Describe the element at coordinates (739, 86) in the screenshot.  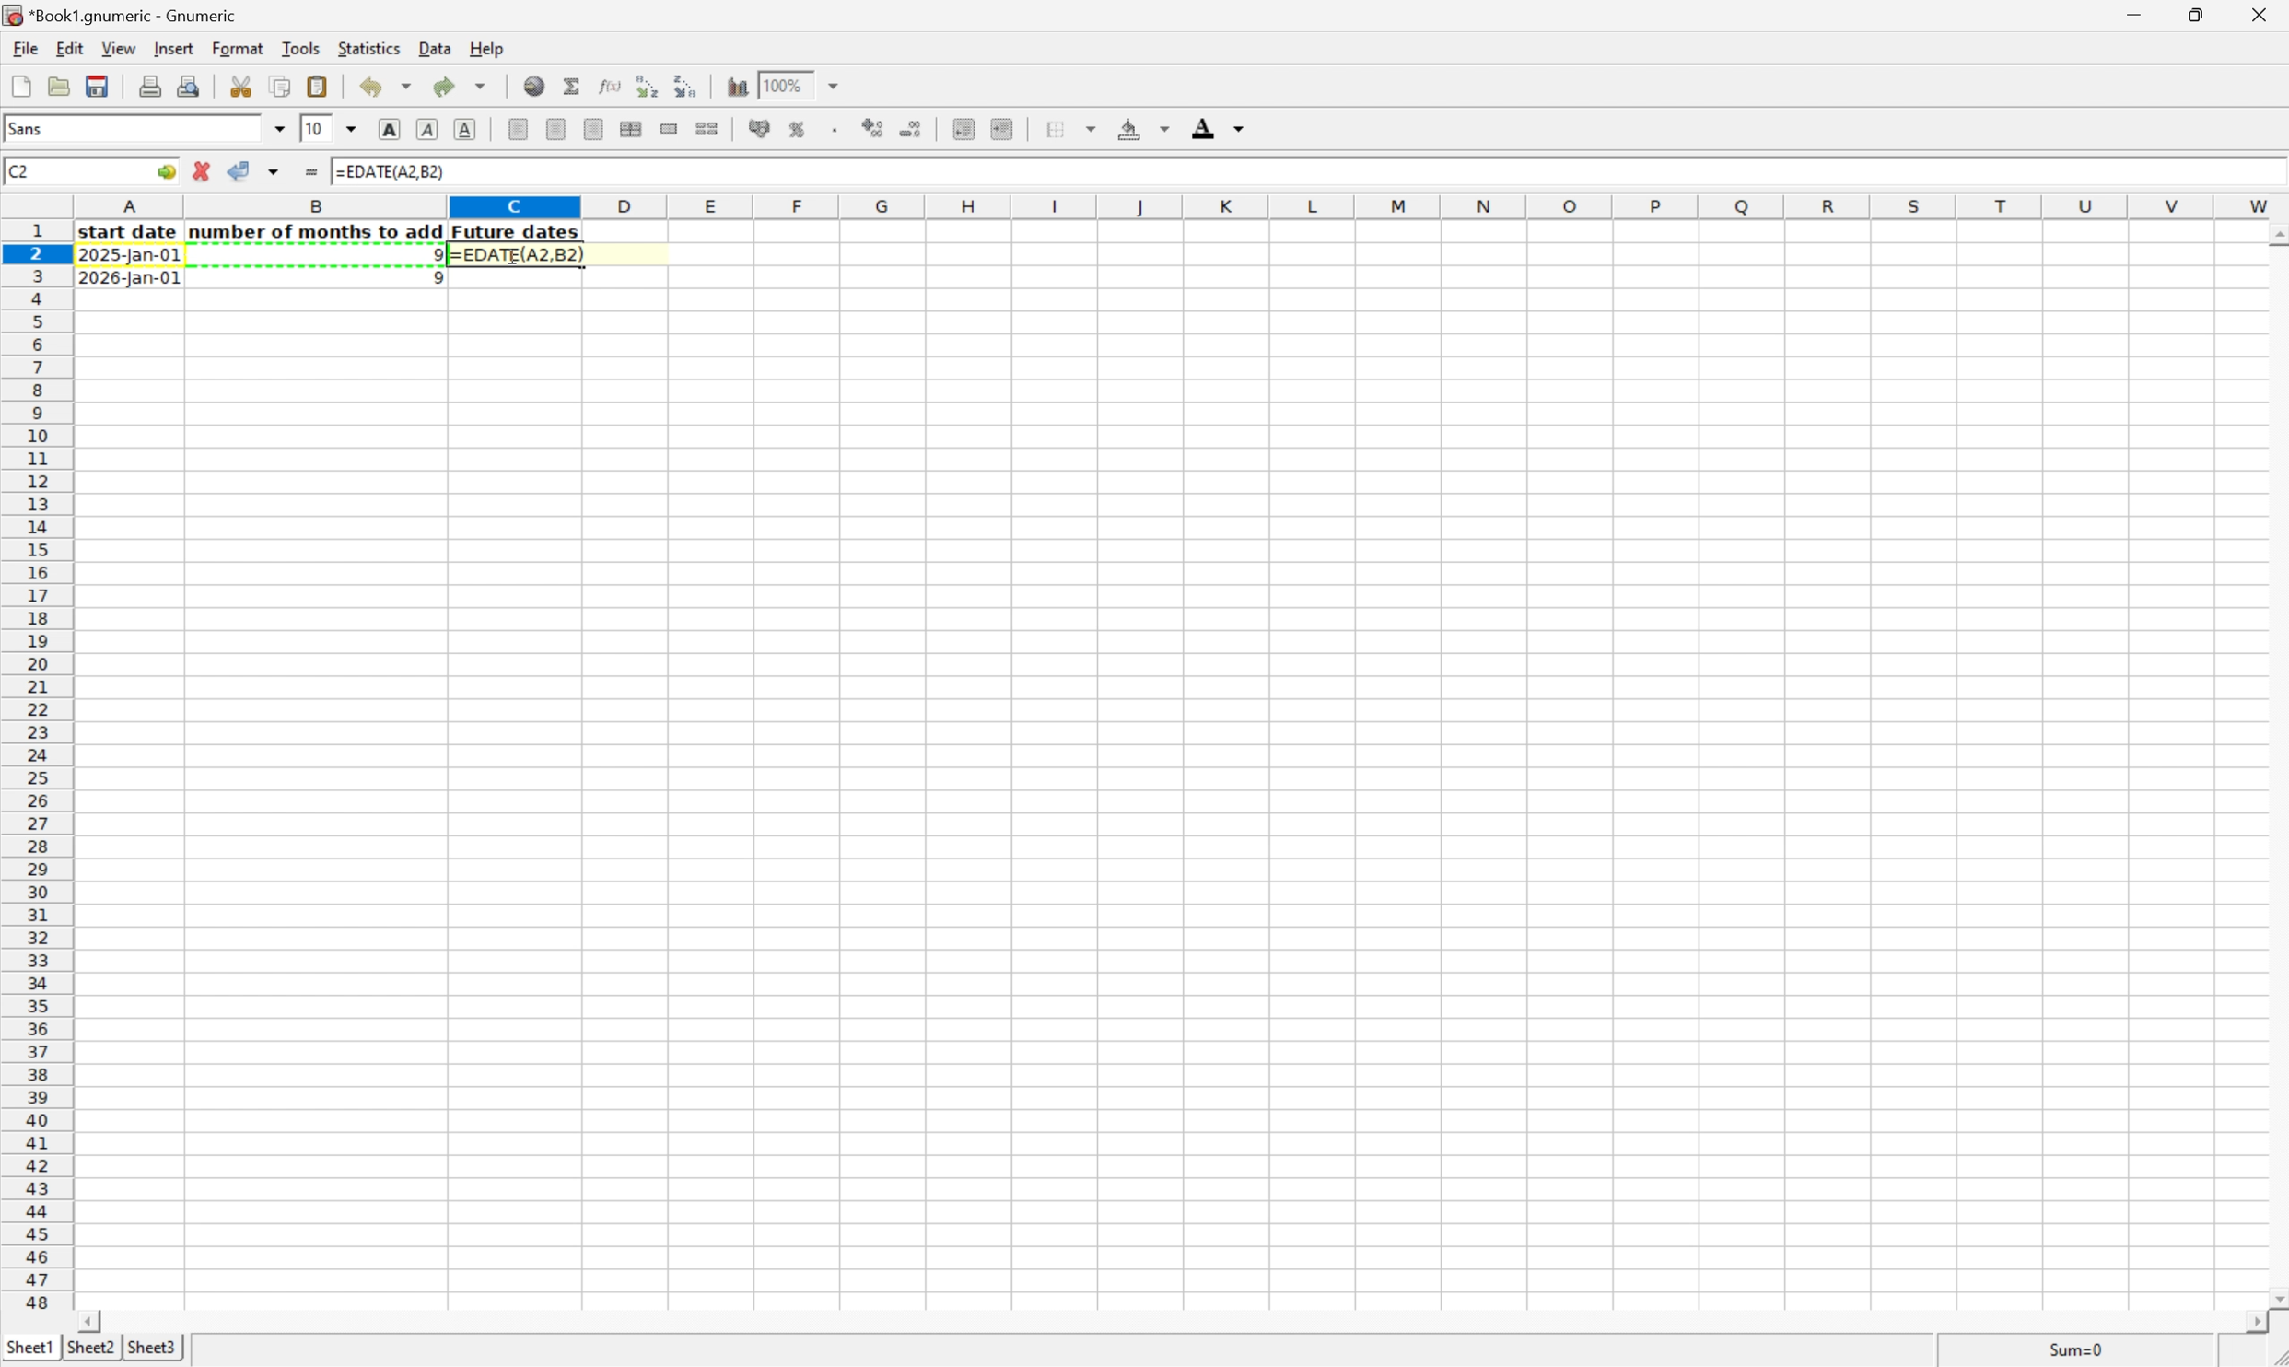
I see `Insert a chart` at that location.